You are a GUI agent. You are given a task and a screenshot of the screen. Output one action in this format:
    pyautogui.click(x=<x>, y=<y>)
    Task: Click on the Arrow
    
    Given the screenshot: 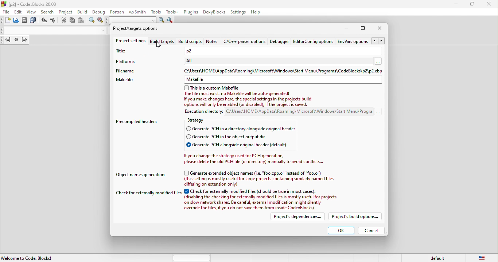 What is the action you would take?
    pyautogui.click(x=380, y=41)
    